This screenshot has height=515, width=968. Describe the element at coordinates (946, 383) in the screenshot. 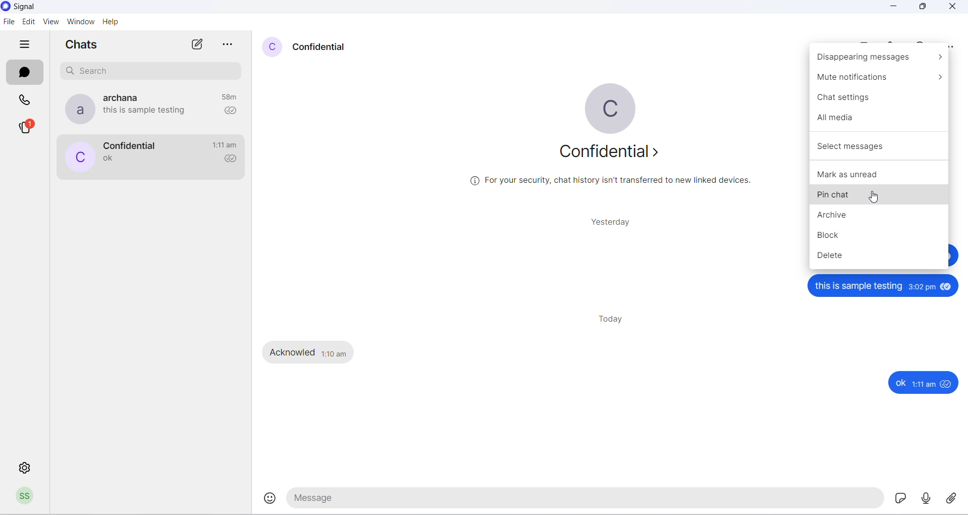

I see `seen` at that location.